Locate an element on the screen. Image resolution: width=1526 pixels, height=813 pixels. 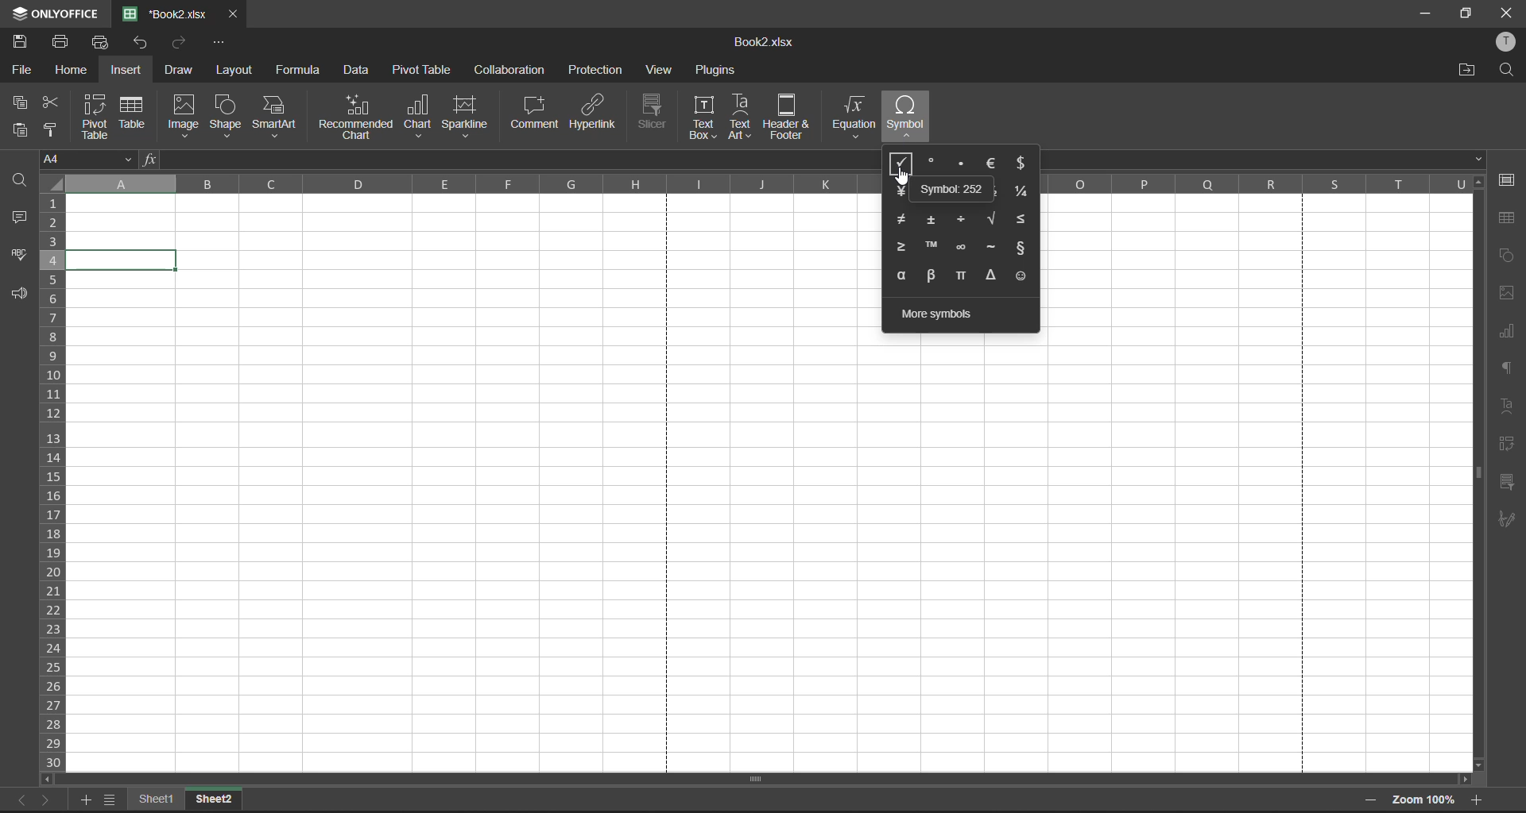
add sheet  is located at coordinates (85, 801).